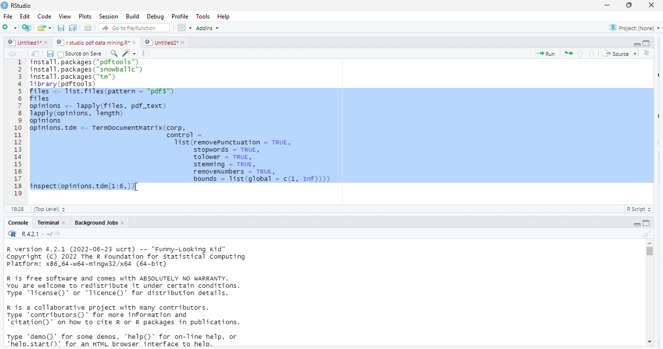  What do you see at coordinates (82, 53) in the screenshot?
I see `source on save` at bounding box center [82, 53].